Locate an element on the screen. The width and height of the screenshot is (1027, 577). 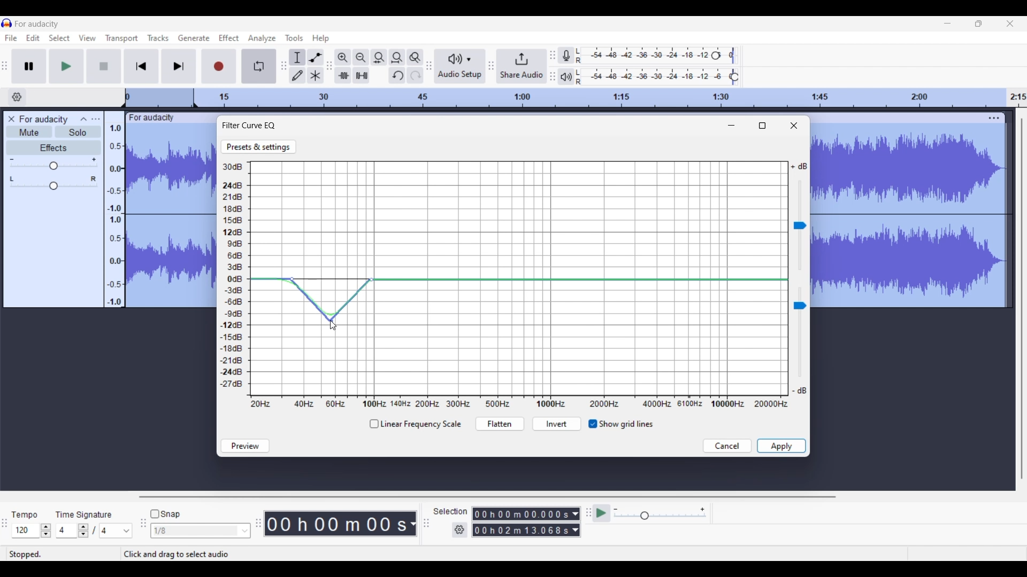
View menu is located at coordinates (87, 38).